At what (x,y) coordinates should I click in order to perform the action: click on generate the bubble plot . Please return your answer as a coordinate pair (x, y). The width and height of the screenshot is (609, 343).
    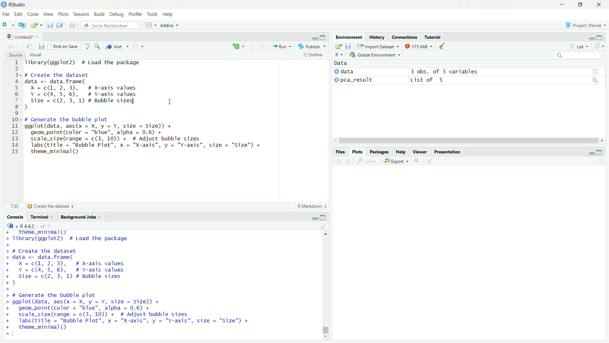
    Looking at the image, I should click on (49, 206).